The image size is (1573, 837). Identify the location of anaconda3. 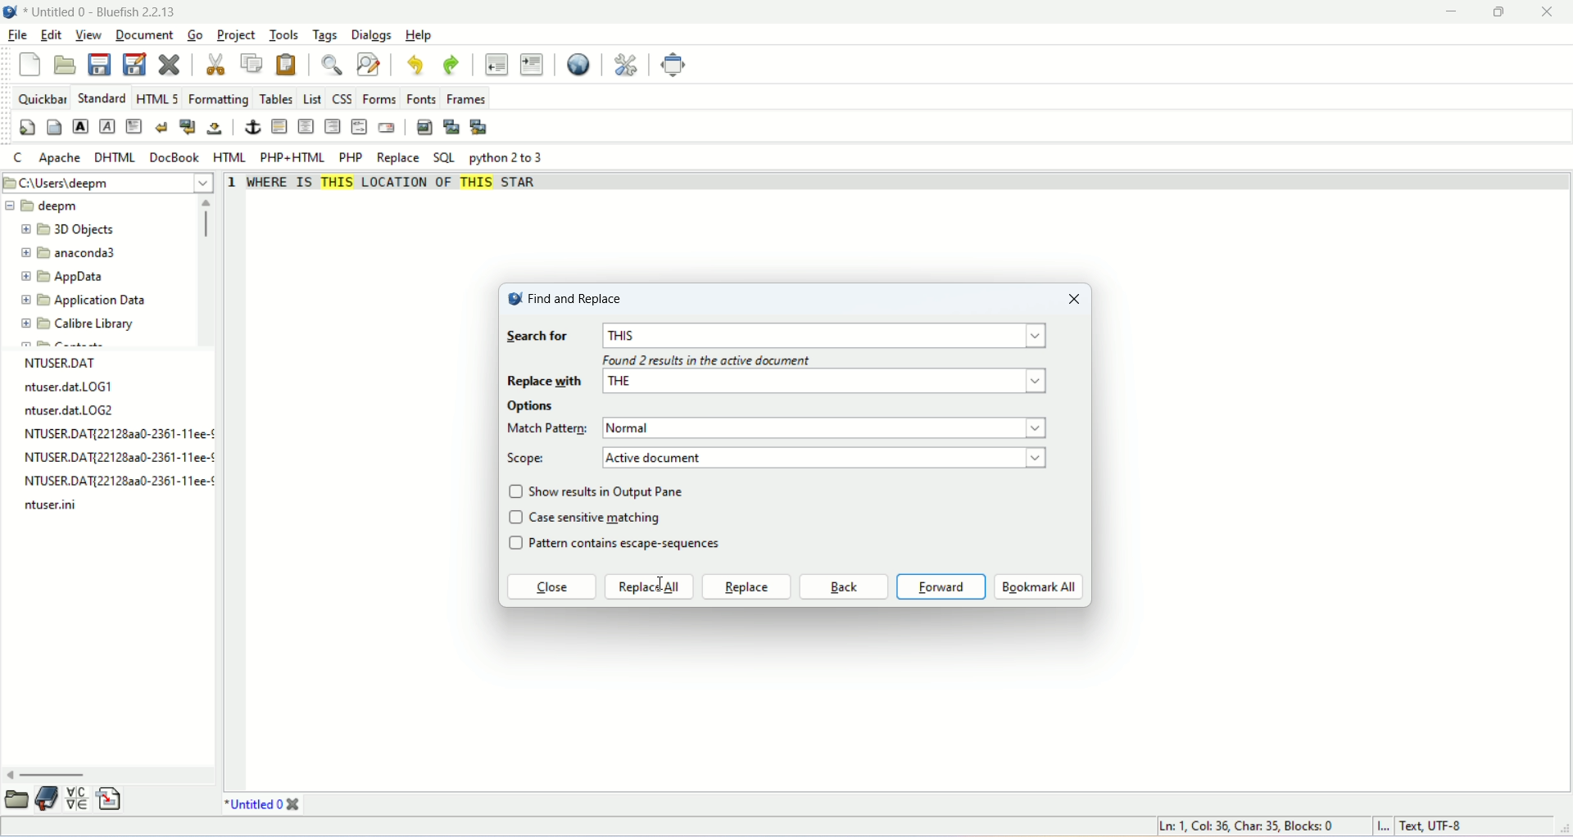
(70, 254).